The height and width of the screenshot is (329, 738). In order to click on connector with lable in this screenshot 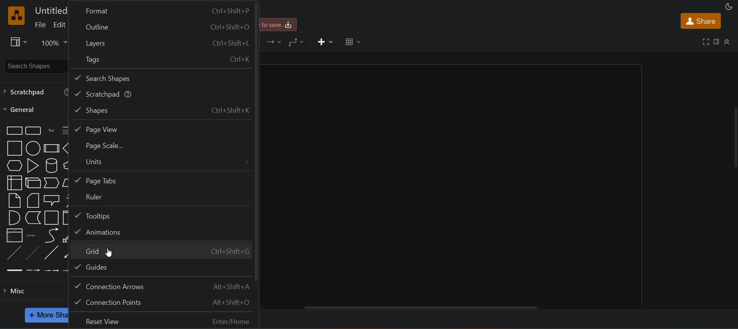, I will do `click(33, 270)`.